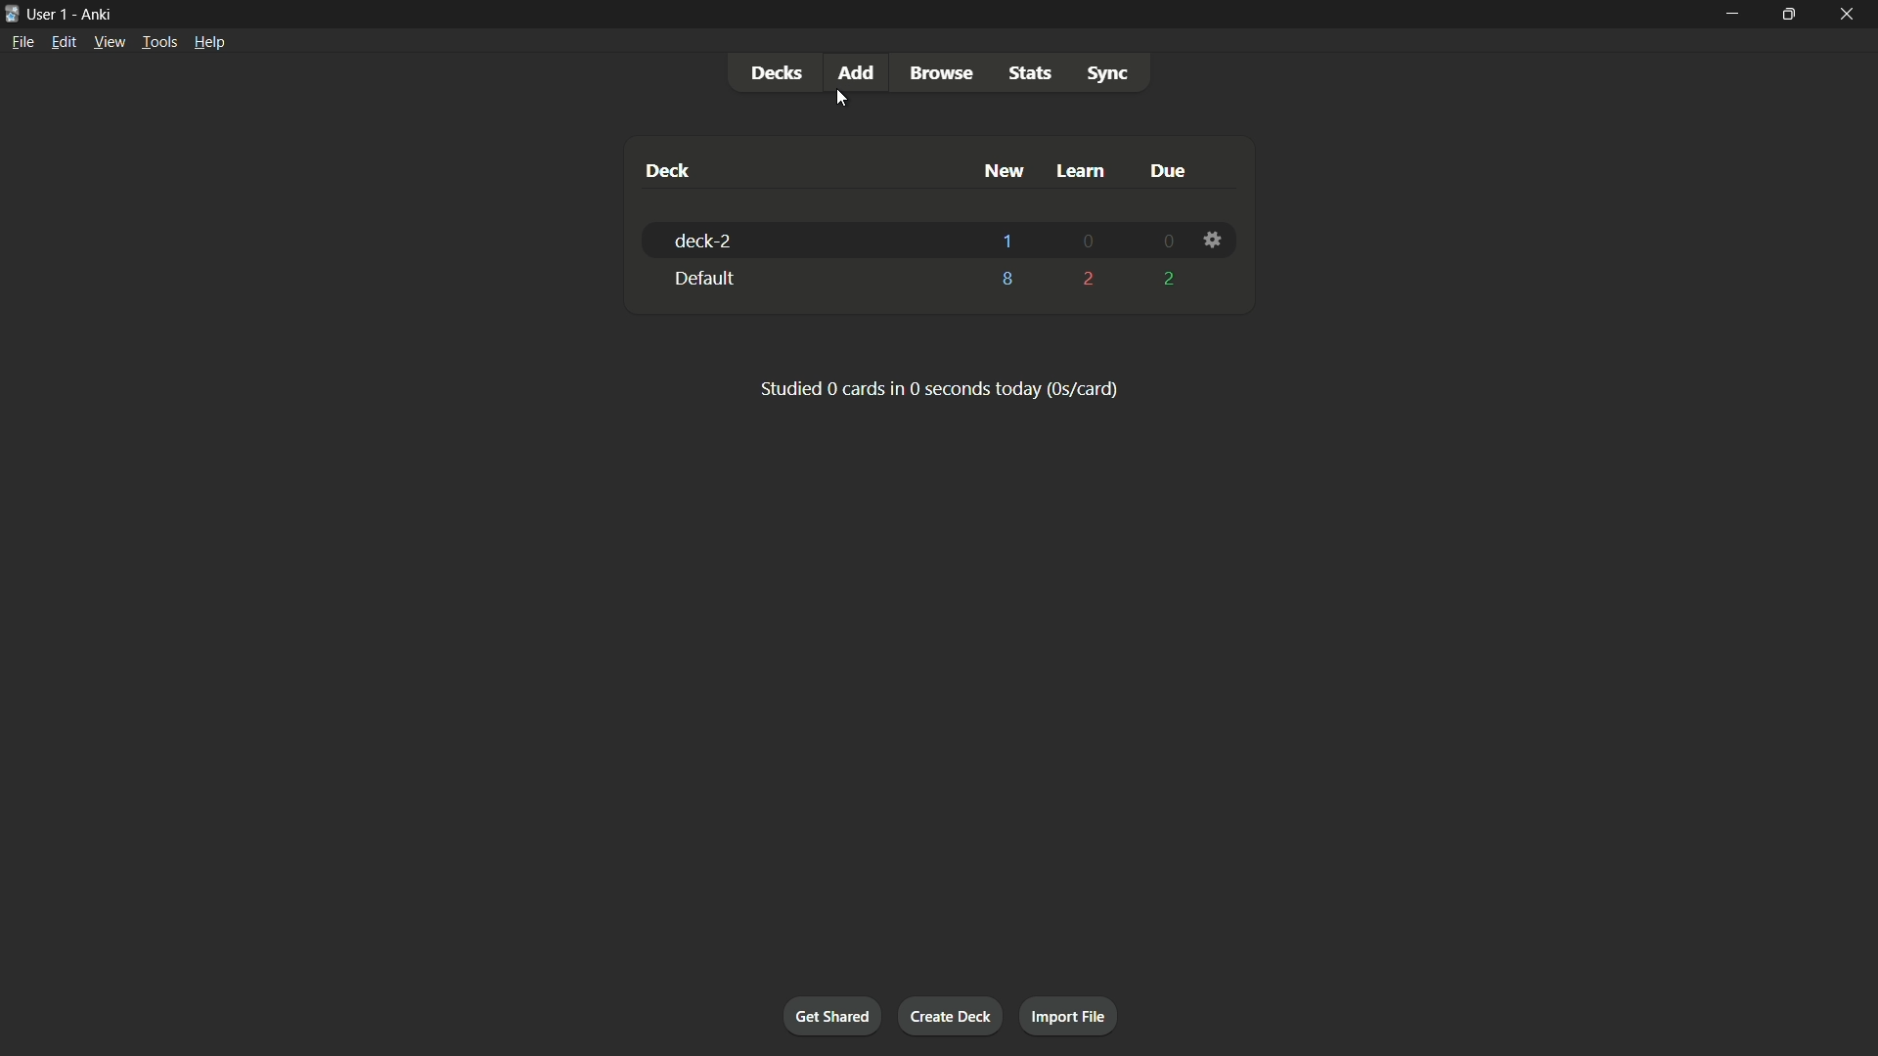 This screenshot has width=1878, height=1056. I want to click on app icon, so click(11, 15).